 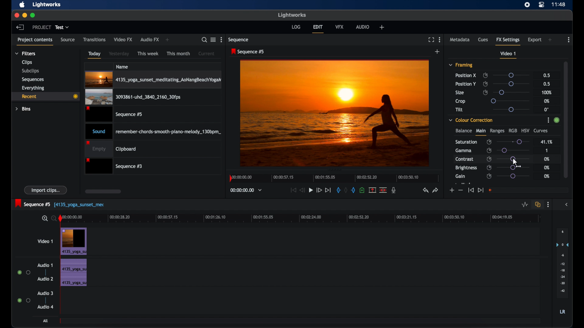 I want to click on everything, so click(x=33, y=88).